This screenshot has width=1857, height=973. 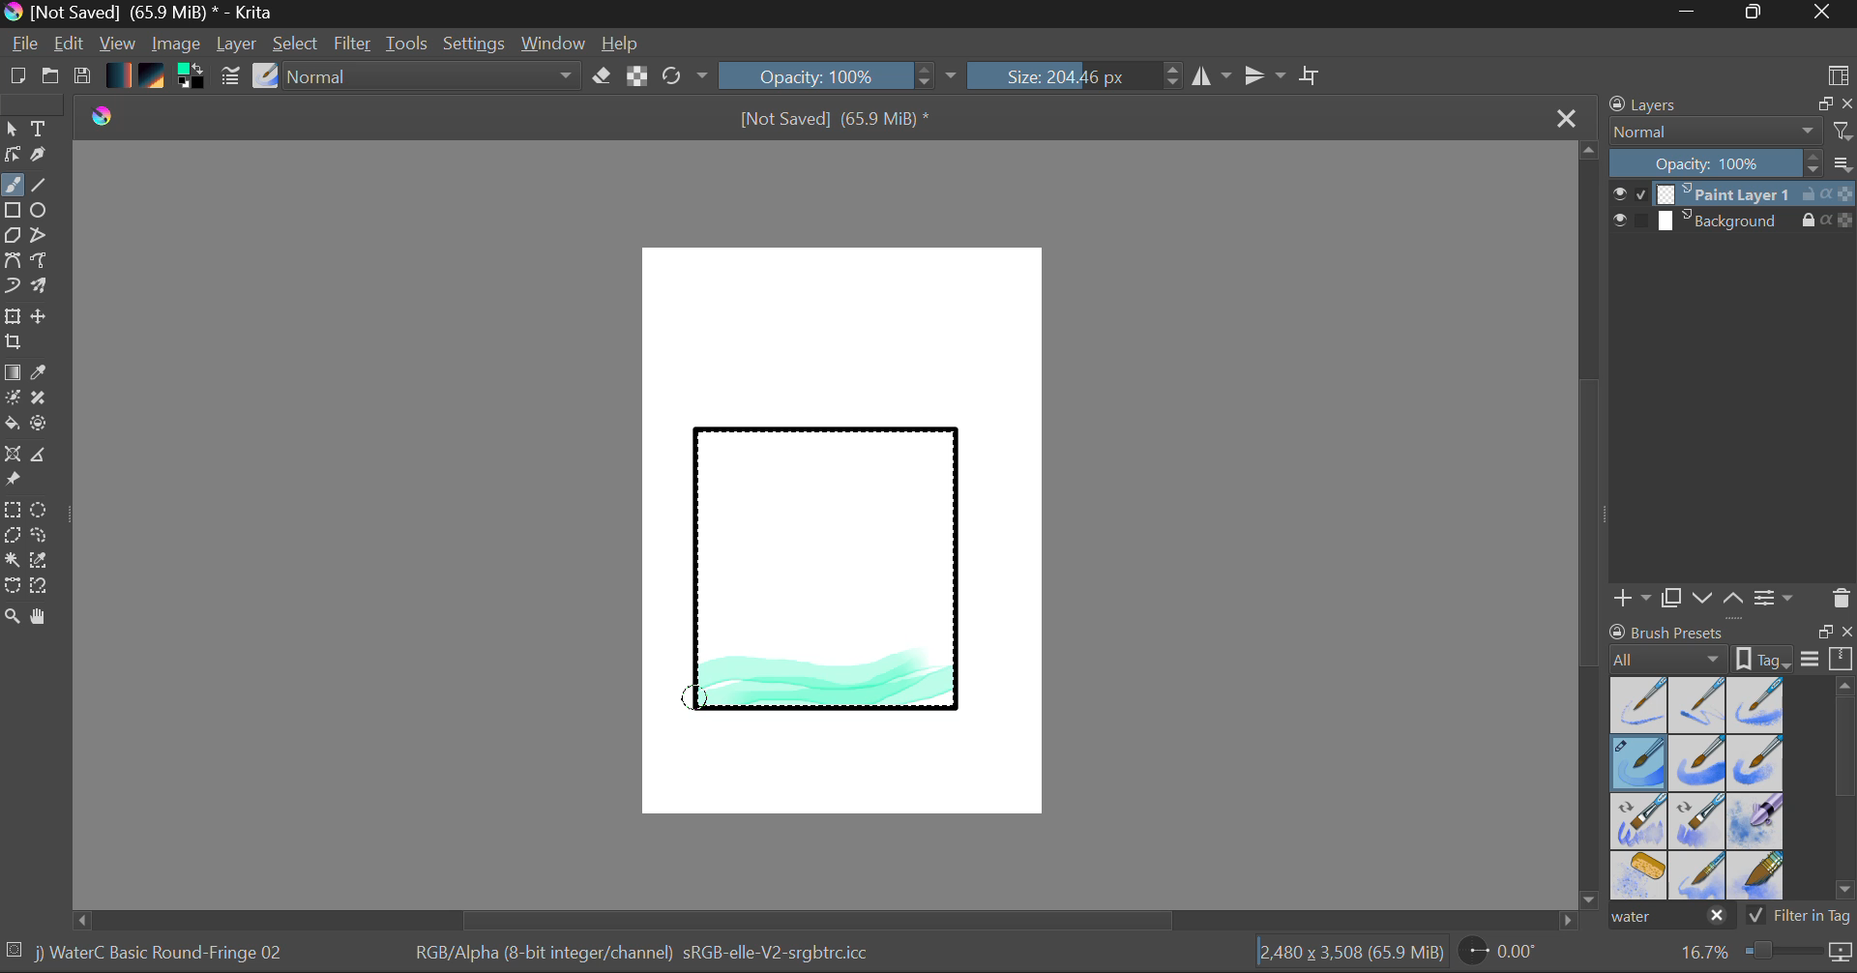 I want to click on Document Dimensions, so click(x=1350, y=956).